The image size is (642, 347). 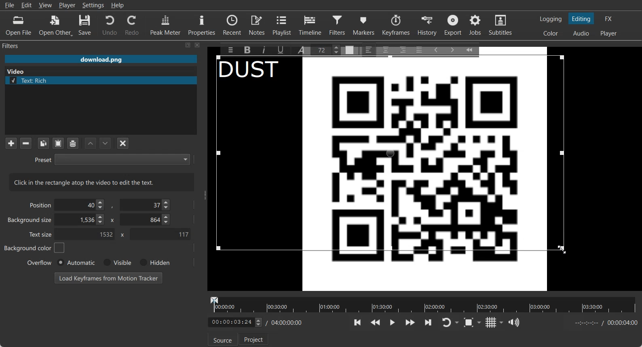 What do you see at coordinates (502, 322) in the screenshot?
I see `Drop down box` at bounding box center [502, 322].